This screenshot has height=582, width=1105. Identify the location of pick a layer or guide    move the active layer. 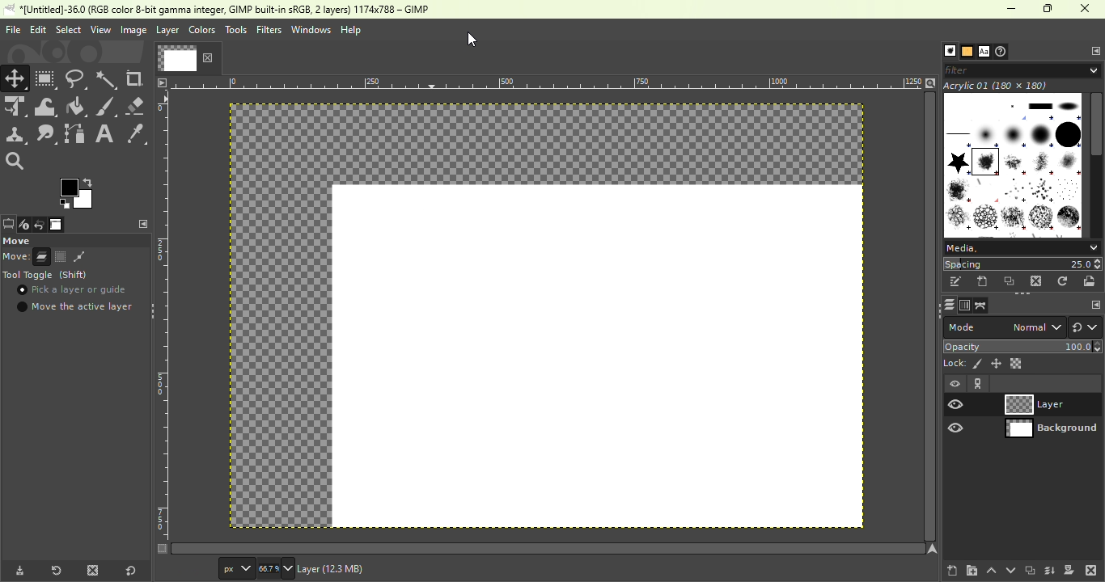
(75, 300).